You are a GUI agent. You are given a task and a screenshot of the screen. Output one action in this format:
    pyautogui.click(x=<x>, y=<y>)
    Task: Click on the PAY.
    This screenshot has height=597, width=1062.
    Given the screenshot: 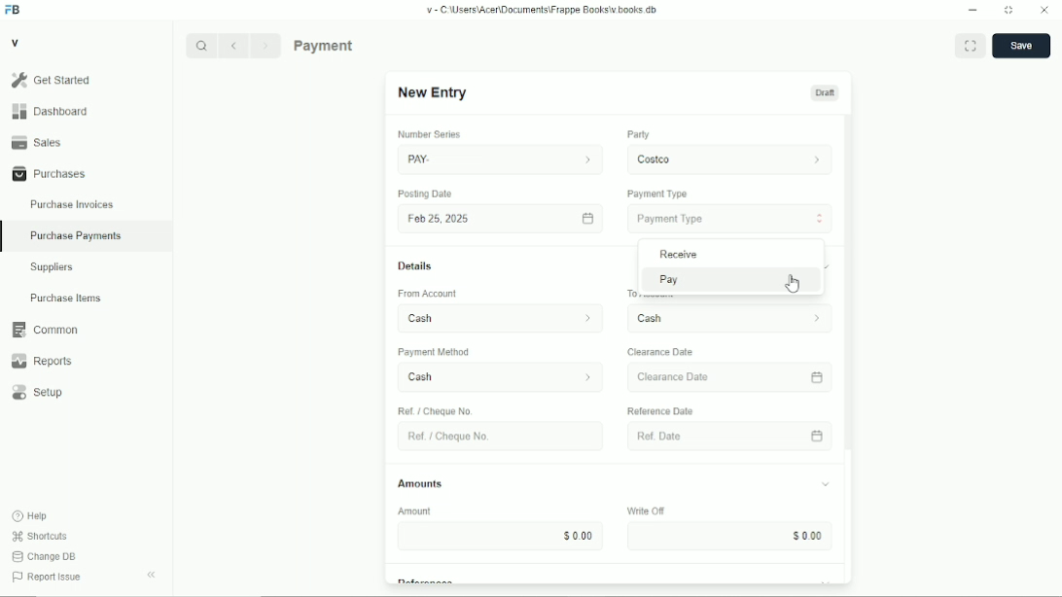 What is the action you would take?
    pyautogui.click(x=501, y=157)
    